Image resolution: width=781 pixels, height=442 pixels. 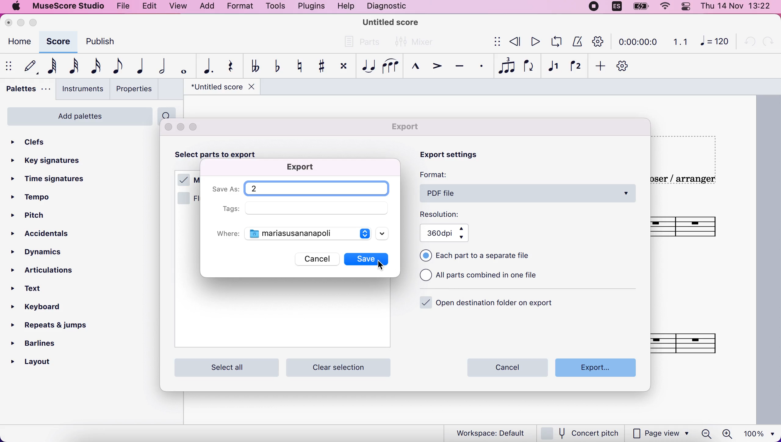 I want to click on save as, so click(x=225, y=187).